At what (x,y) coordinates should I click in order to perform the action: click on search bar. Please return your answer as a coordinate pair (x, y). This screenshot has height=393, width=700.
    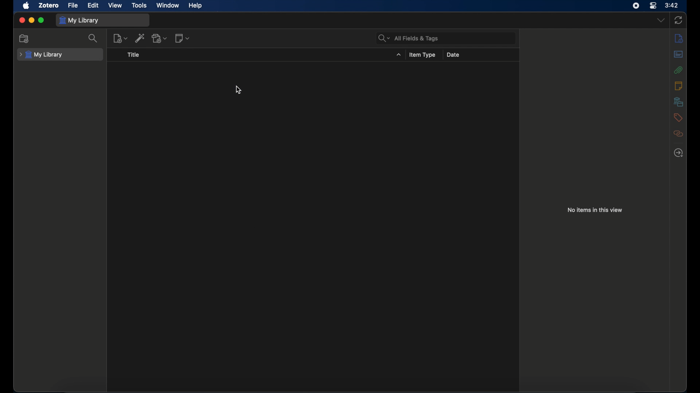
    Looking at the image, I should click on (409, 39).